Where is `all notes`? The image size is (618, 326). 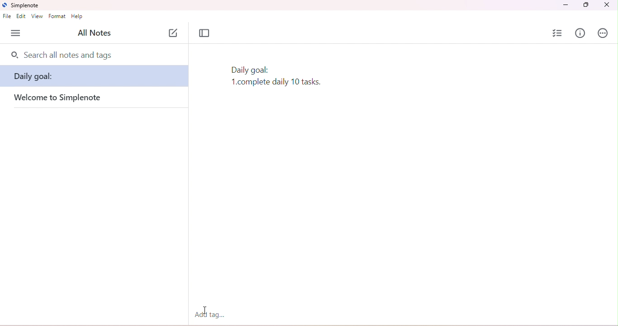
all notes is located at coordinates (94, 33).